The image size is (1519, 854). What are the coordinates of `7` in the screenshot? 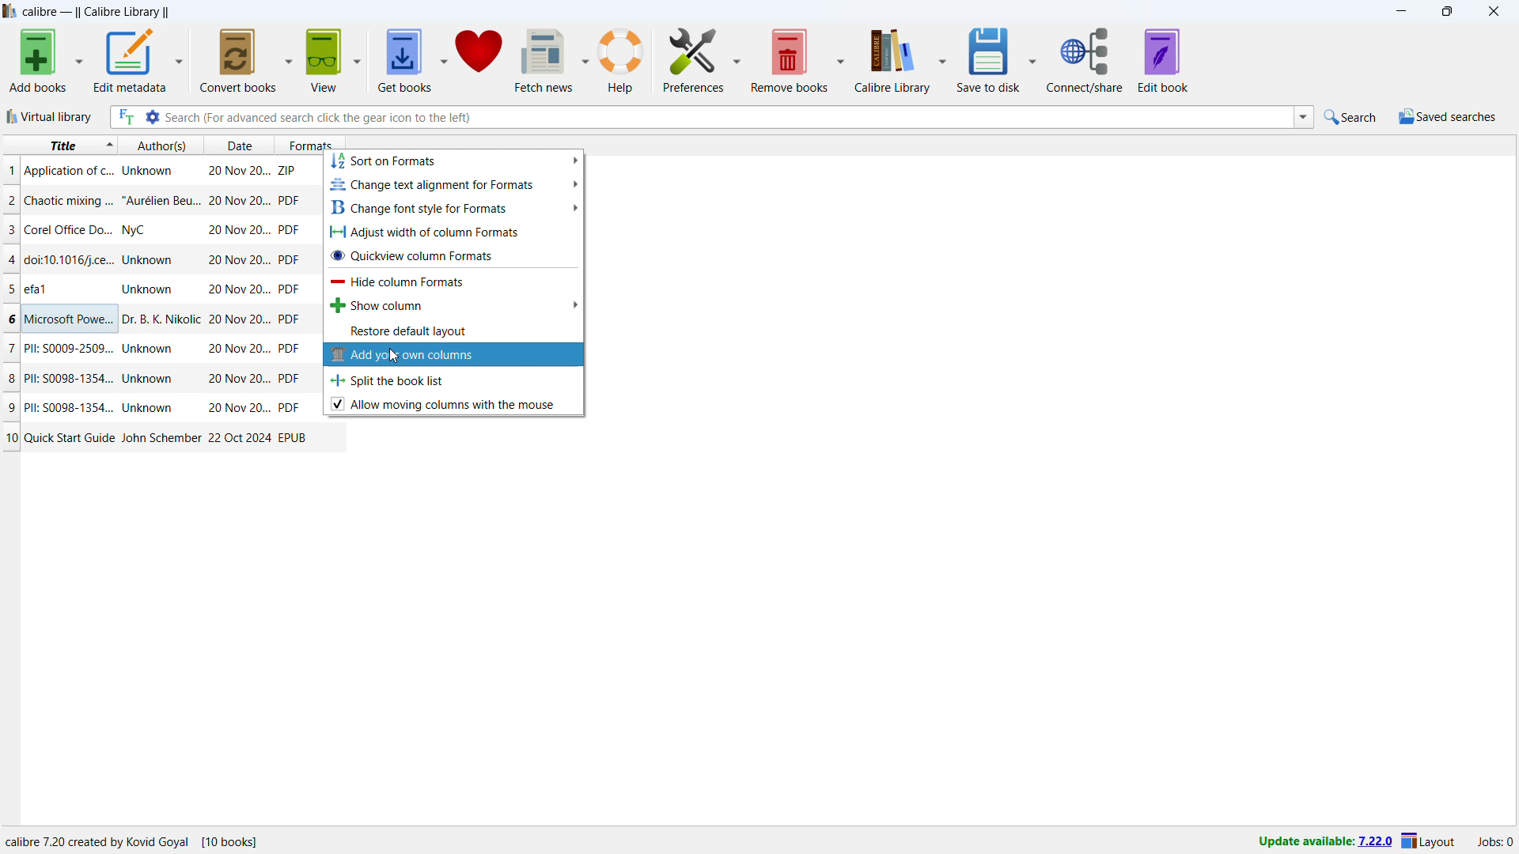 It's located at (9, 348).